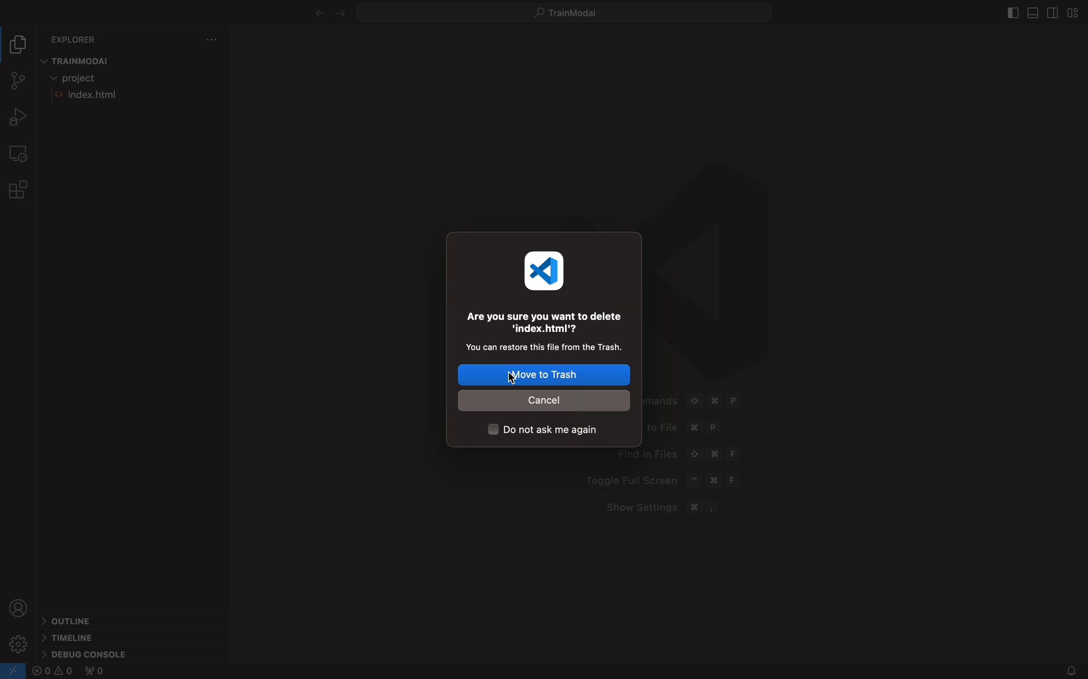 Image resolution: width=1088 pixels, height=679 pixels. What do you see at coordinates (669, 508) in the screenshot?
I see `Show settings` at bounding box center [669, 508].